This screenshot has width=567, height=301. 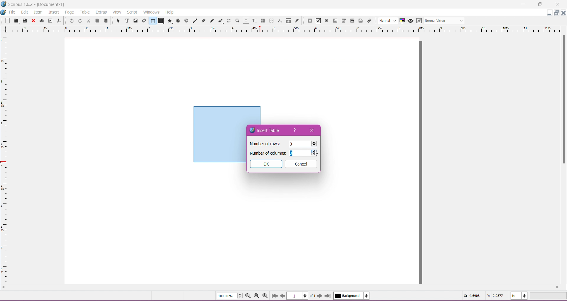 I want to click on Cancel, so click(x=301, y=164).